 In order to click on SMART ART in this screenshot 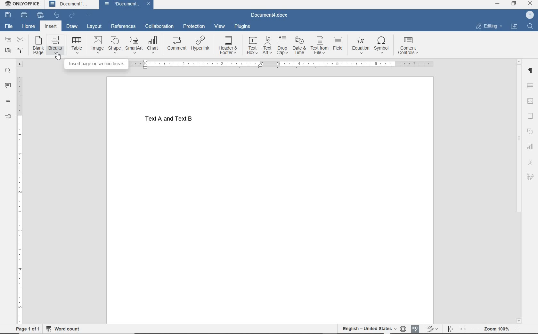, I will do `click(134, 45)`.